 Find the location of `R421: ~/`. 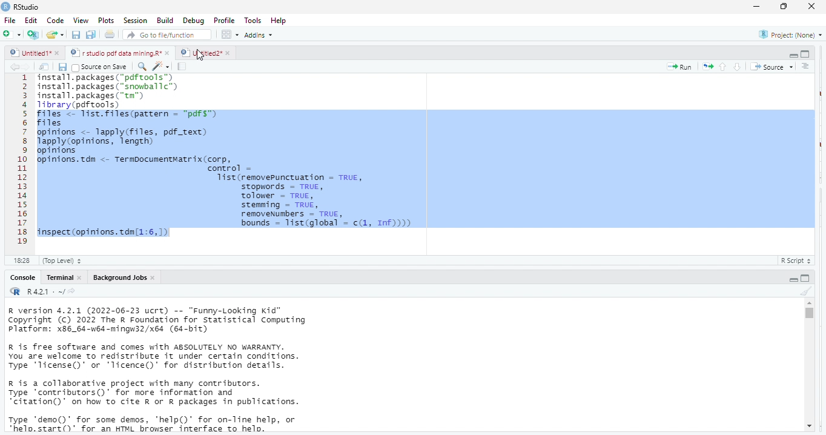

R421: ~/ is located at coordinates (51, 292).